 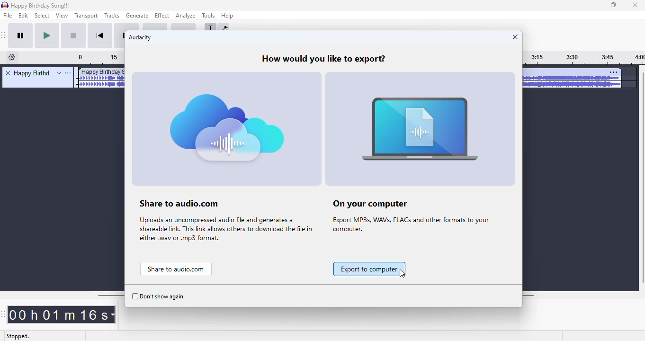 I want to click on 00 h 01 m 16 s, so click(x=62, y=314).